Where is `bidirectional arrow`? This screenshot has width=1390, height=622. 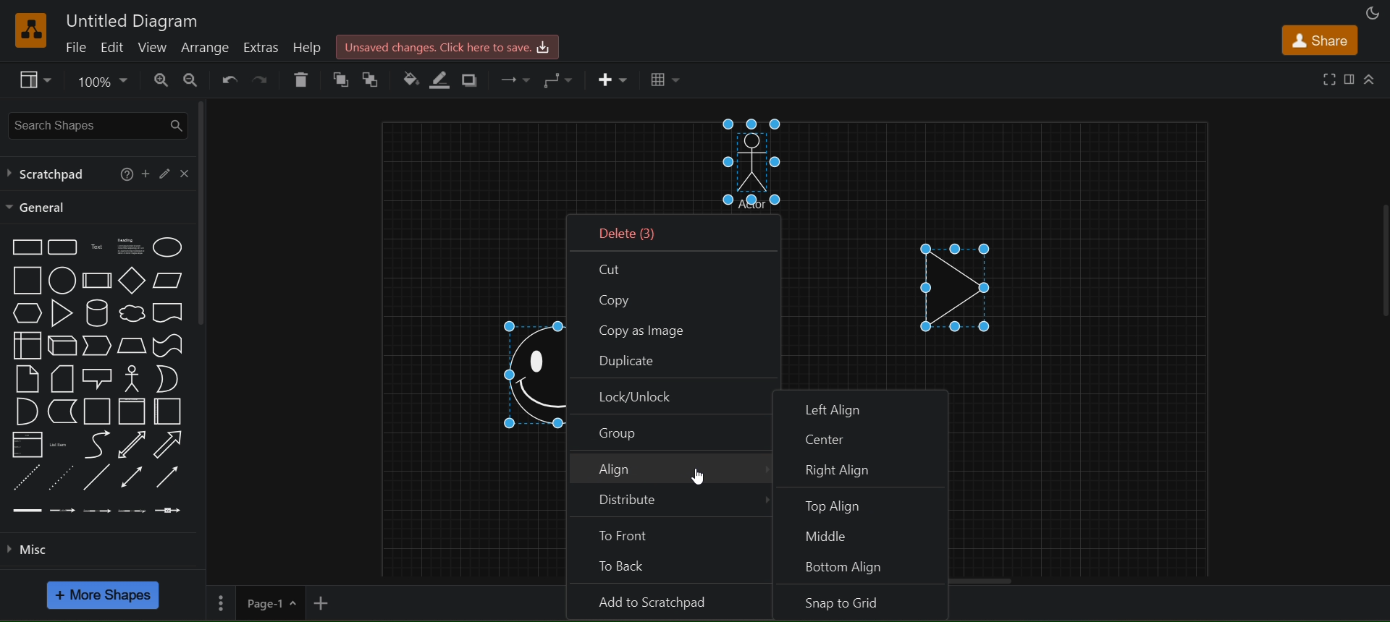
bidirectional arrow is located at coordinates (132, 443).